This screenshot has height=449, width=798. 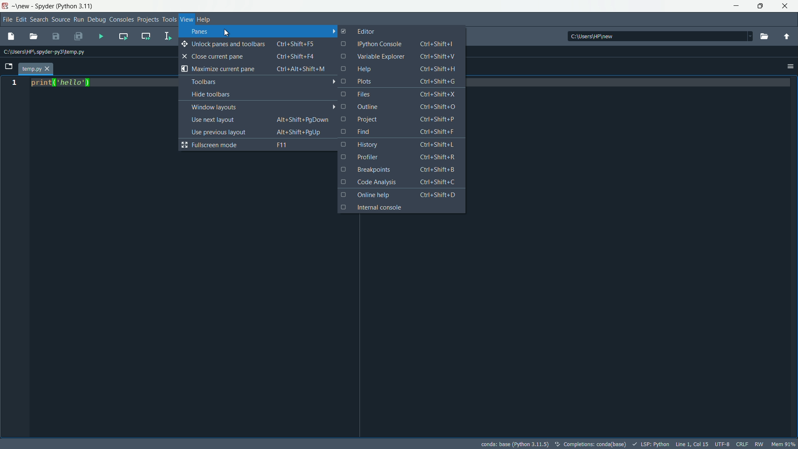 I want to click on internal console, so click(x=401, y=207).